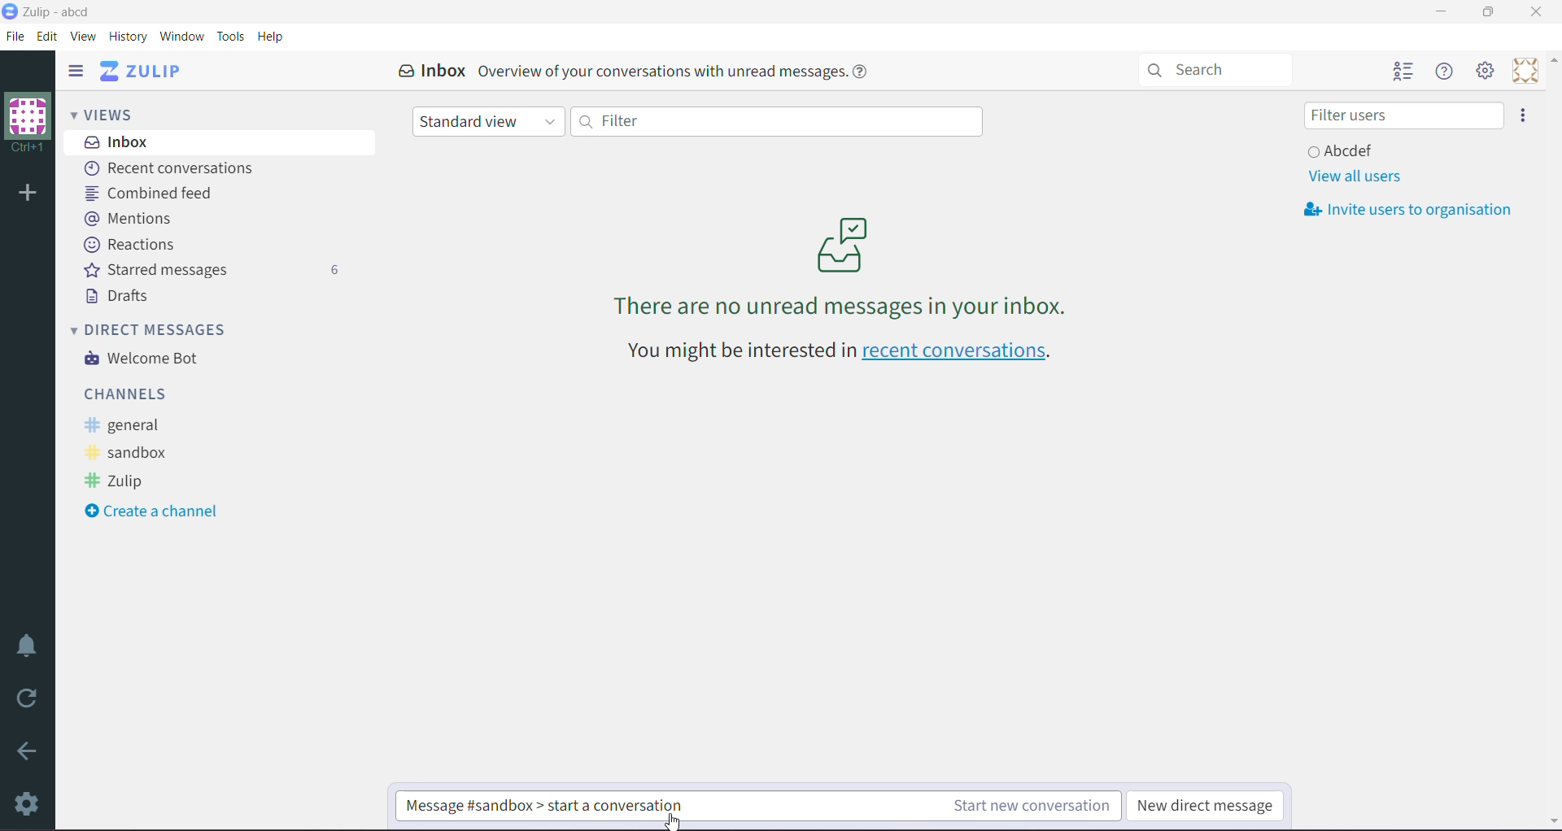  Describe the element at coordinates (927, 808) in the screenshot. I see `Start new conversation` at that location.